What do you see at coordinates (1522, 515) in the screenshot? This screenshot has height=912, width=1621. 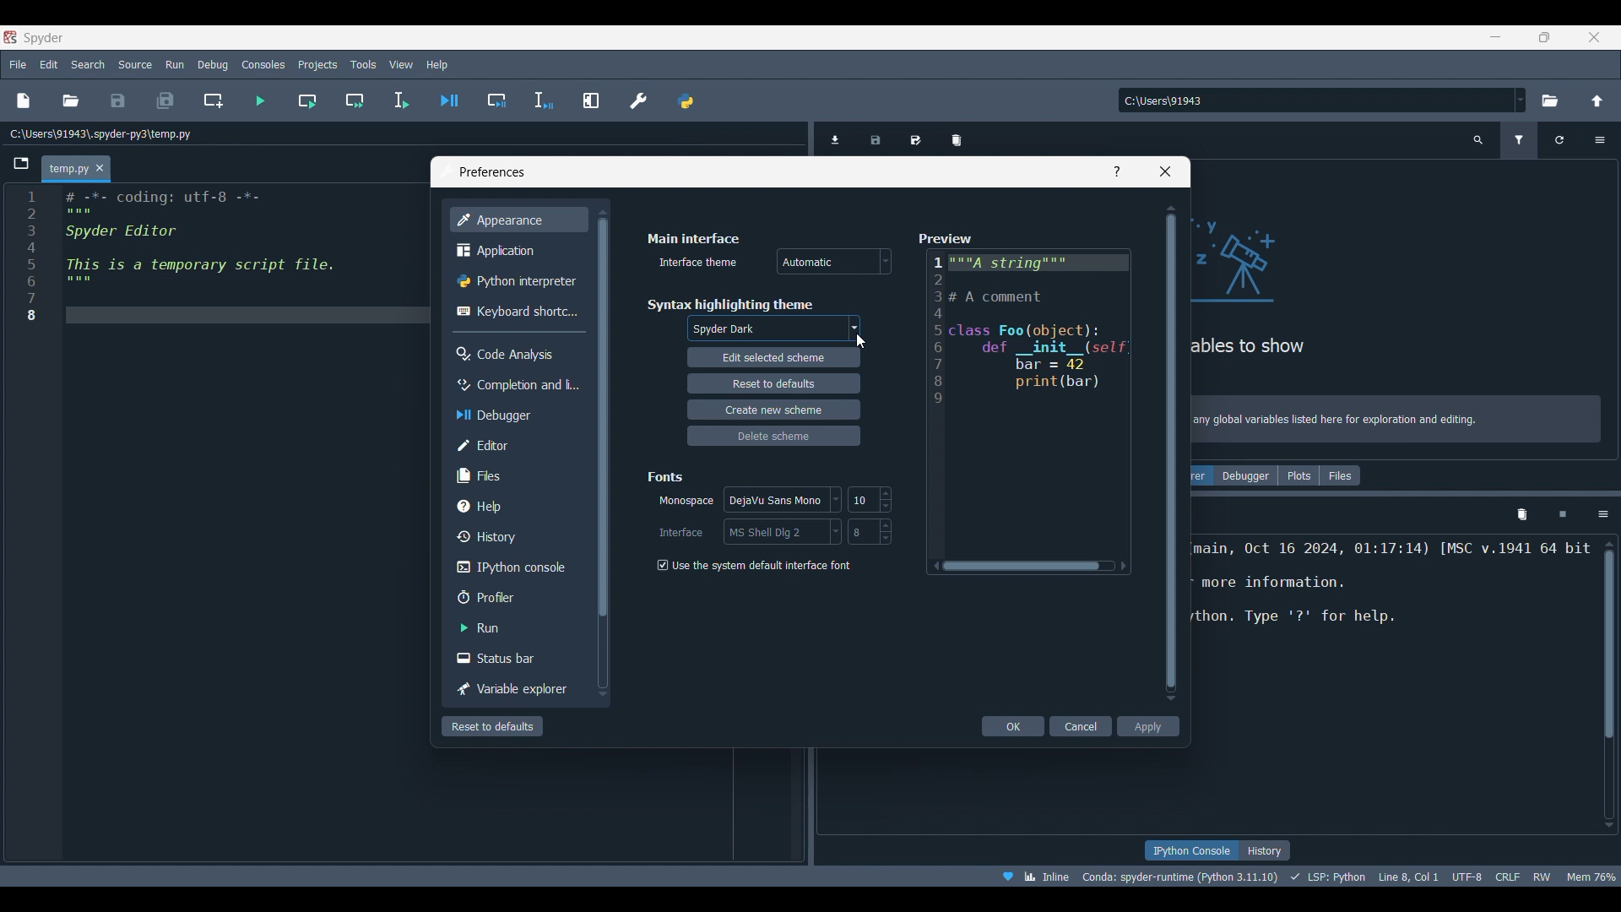 I see `Remove all variables from namespace` at bounding box center [1522, 515].